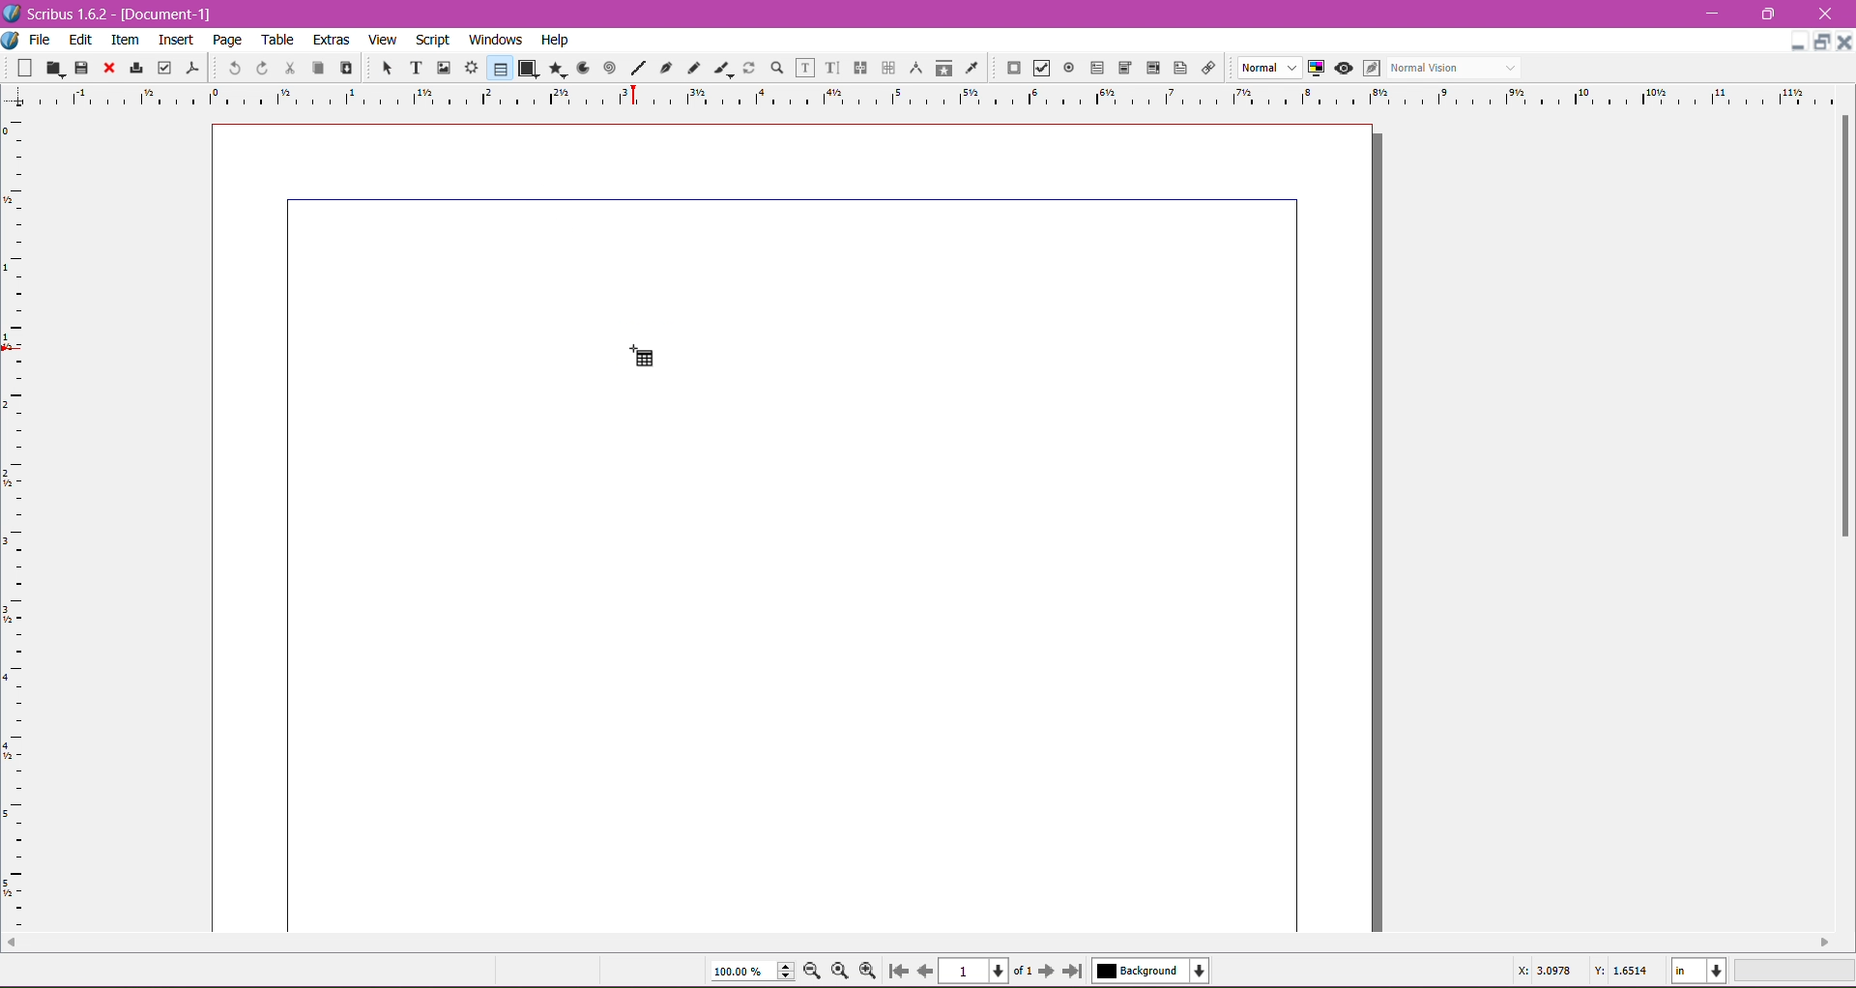 The image size is (1856, 988). Describe the element at coordinates (176, 37) in the screenshot. I see `Insert` at that location.